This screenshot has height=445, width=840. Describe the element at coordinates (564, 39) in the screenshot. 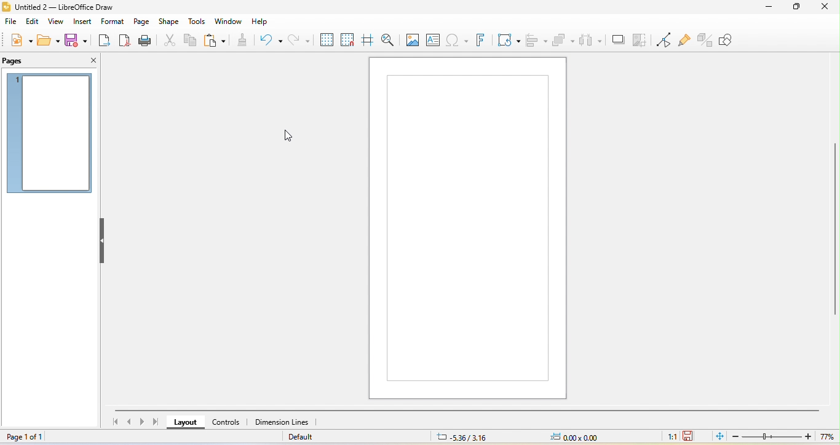

I see `arrange` at that location.